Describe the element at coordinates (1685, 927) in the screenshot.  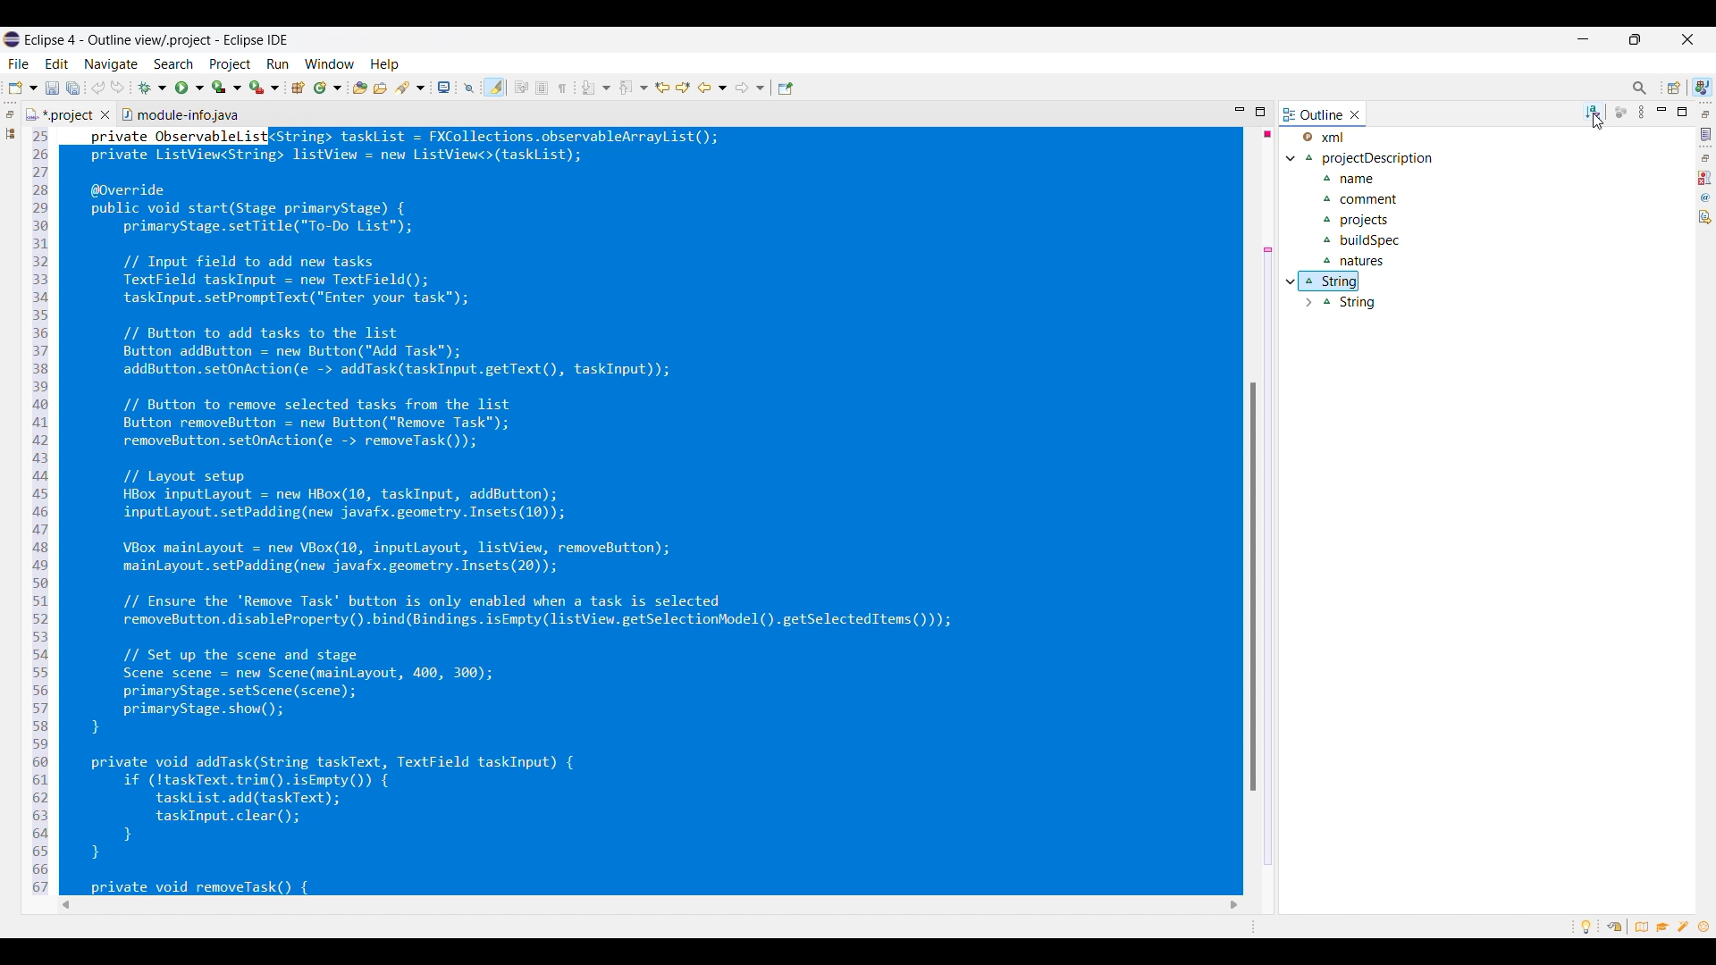
I see `Samples` at that location.